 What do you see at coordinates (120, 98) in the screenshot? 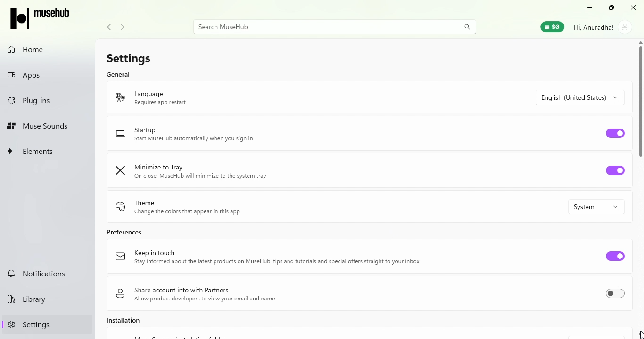
I see `logo` at bounding box center [120, 98].